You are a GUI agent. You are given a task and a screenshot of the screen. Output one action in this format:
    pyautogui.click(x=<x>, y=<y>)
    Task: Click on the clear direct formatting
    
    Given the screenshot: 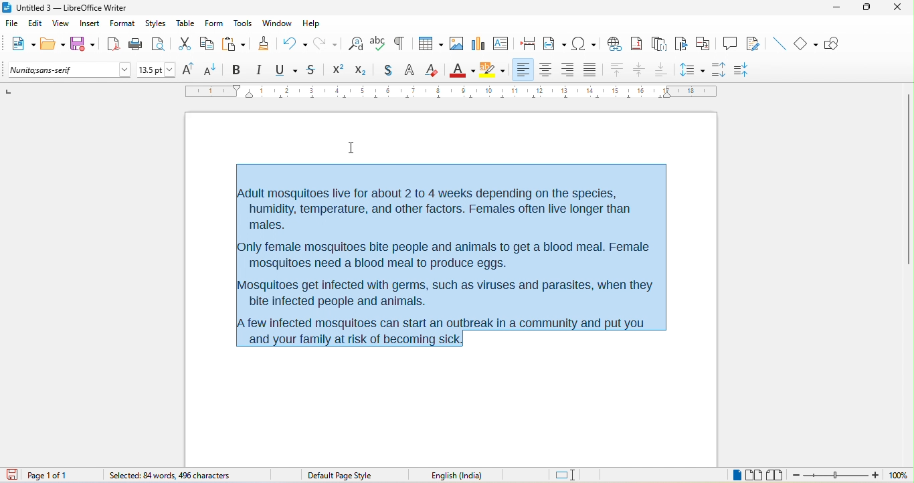 What is the action you would take?
    pyautogui.click(x=432, y=70)
    